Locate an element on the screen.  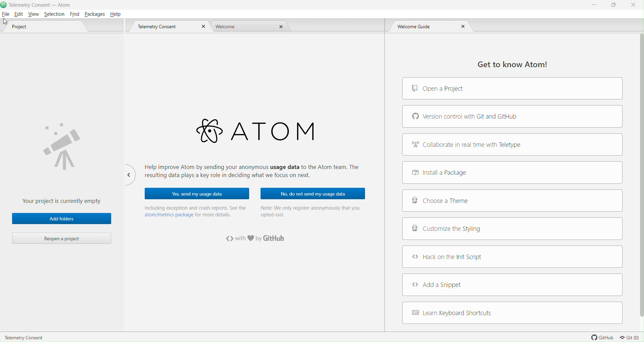
Hack on the Init Script is located at coordinates (513, 257).